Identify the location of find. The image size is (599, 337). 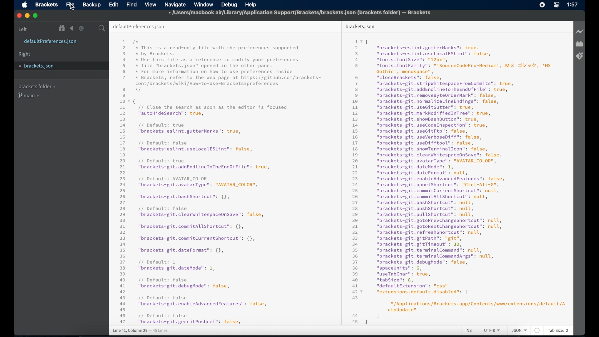
(132, 4).